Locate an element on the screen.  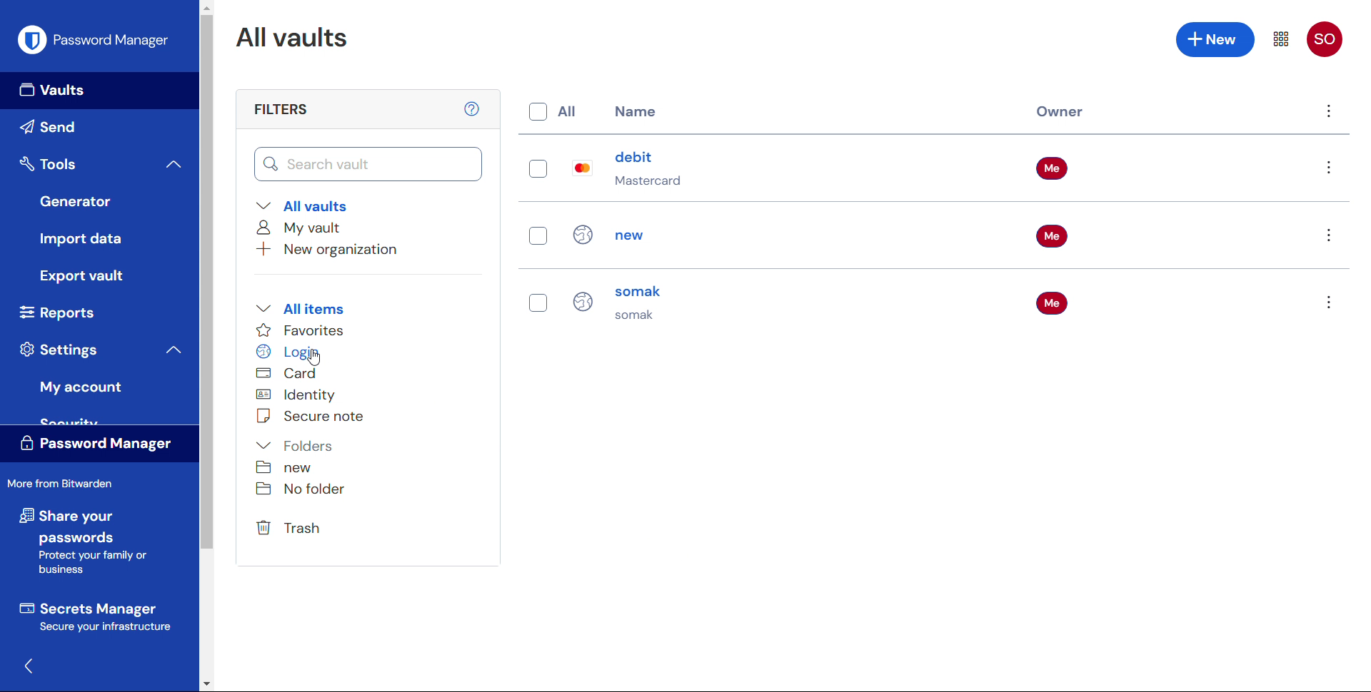
Somak somak is located at coordinates (639, 303).